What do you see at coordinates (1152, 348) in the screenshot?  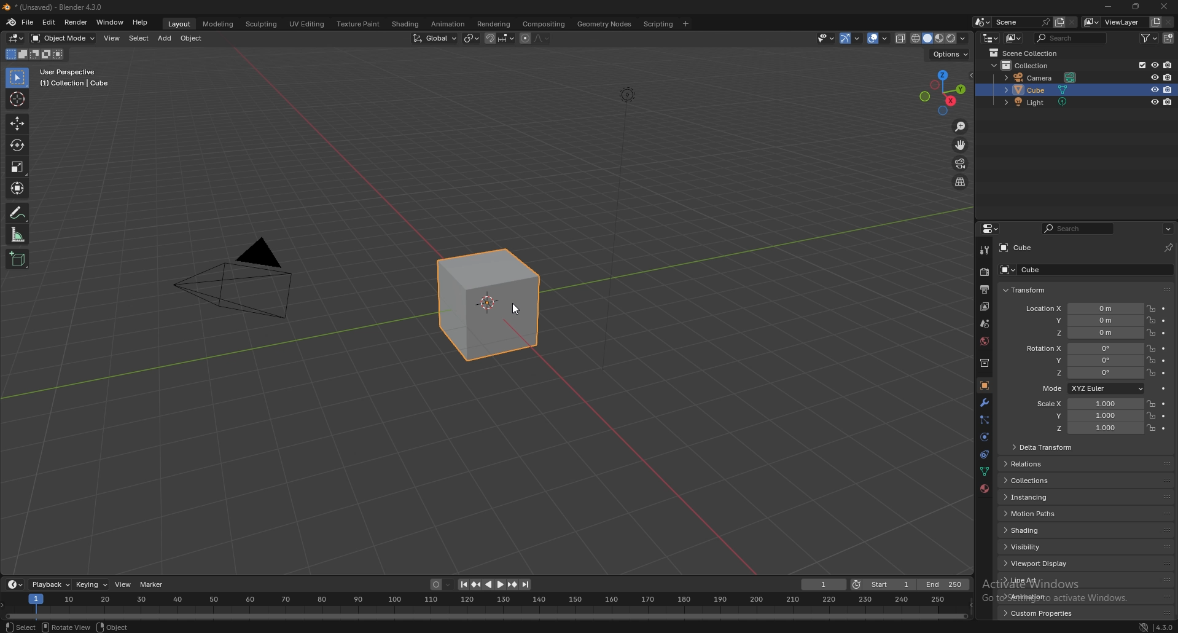 I see `lock location` at bounding box center [1152, 348].